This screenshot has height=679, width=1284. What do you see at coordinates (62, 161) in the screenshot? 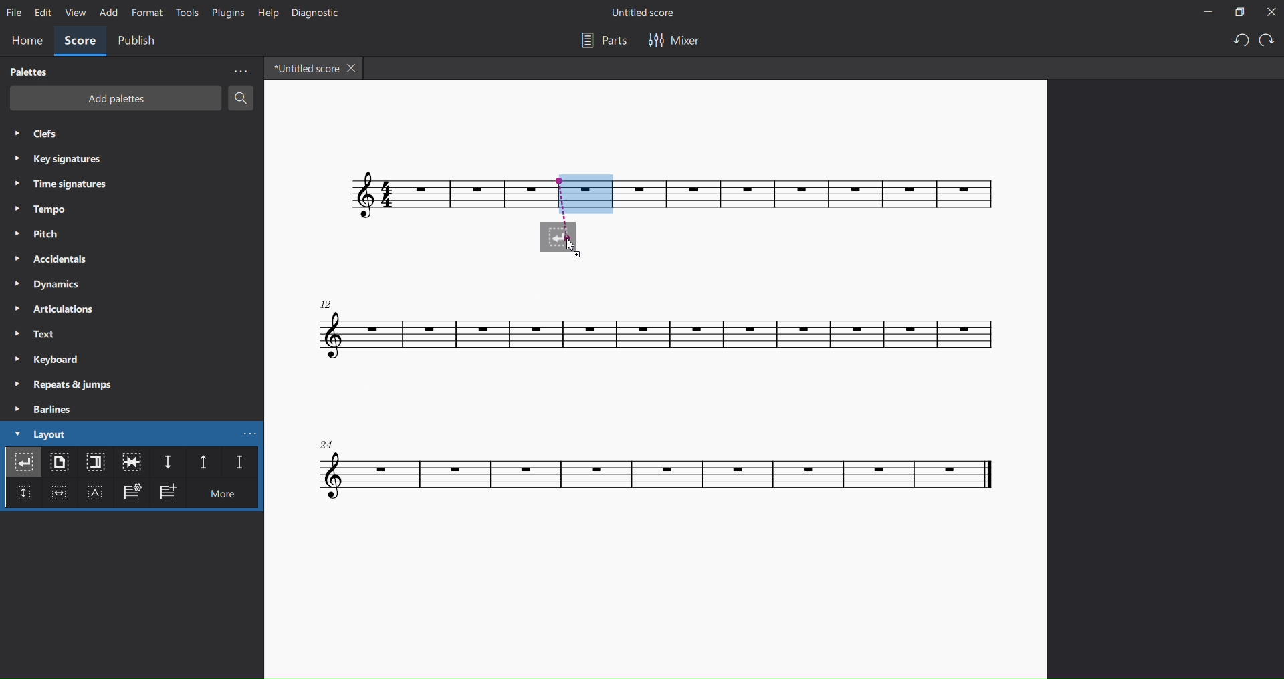
I see `key signatures` at bounding box center [62, 161].